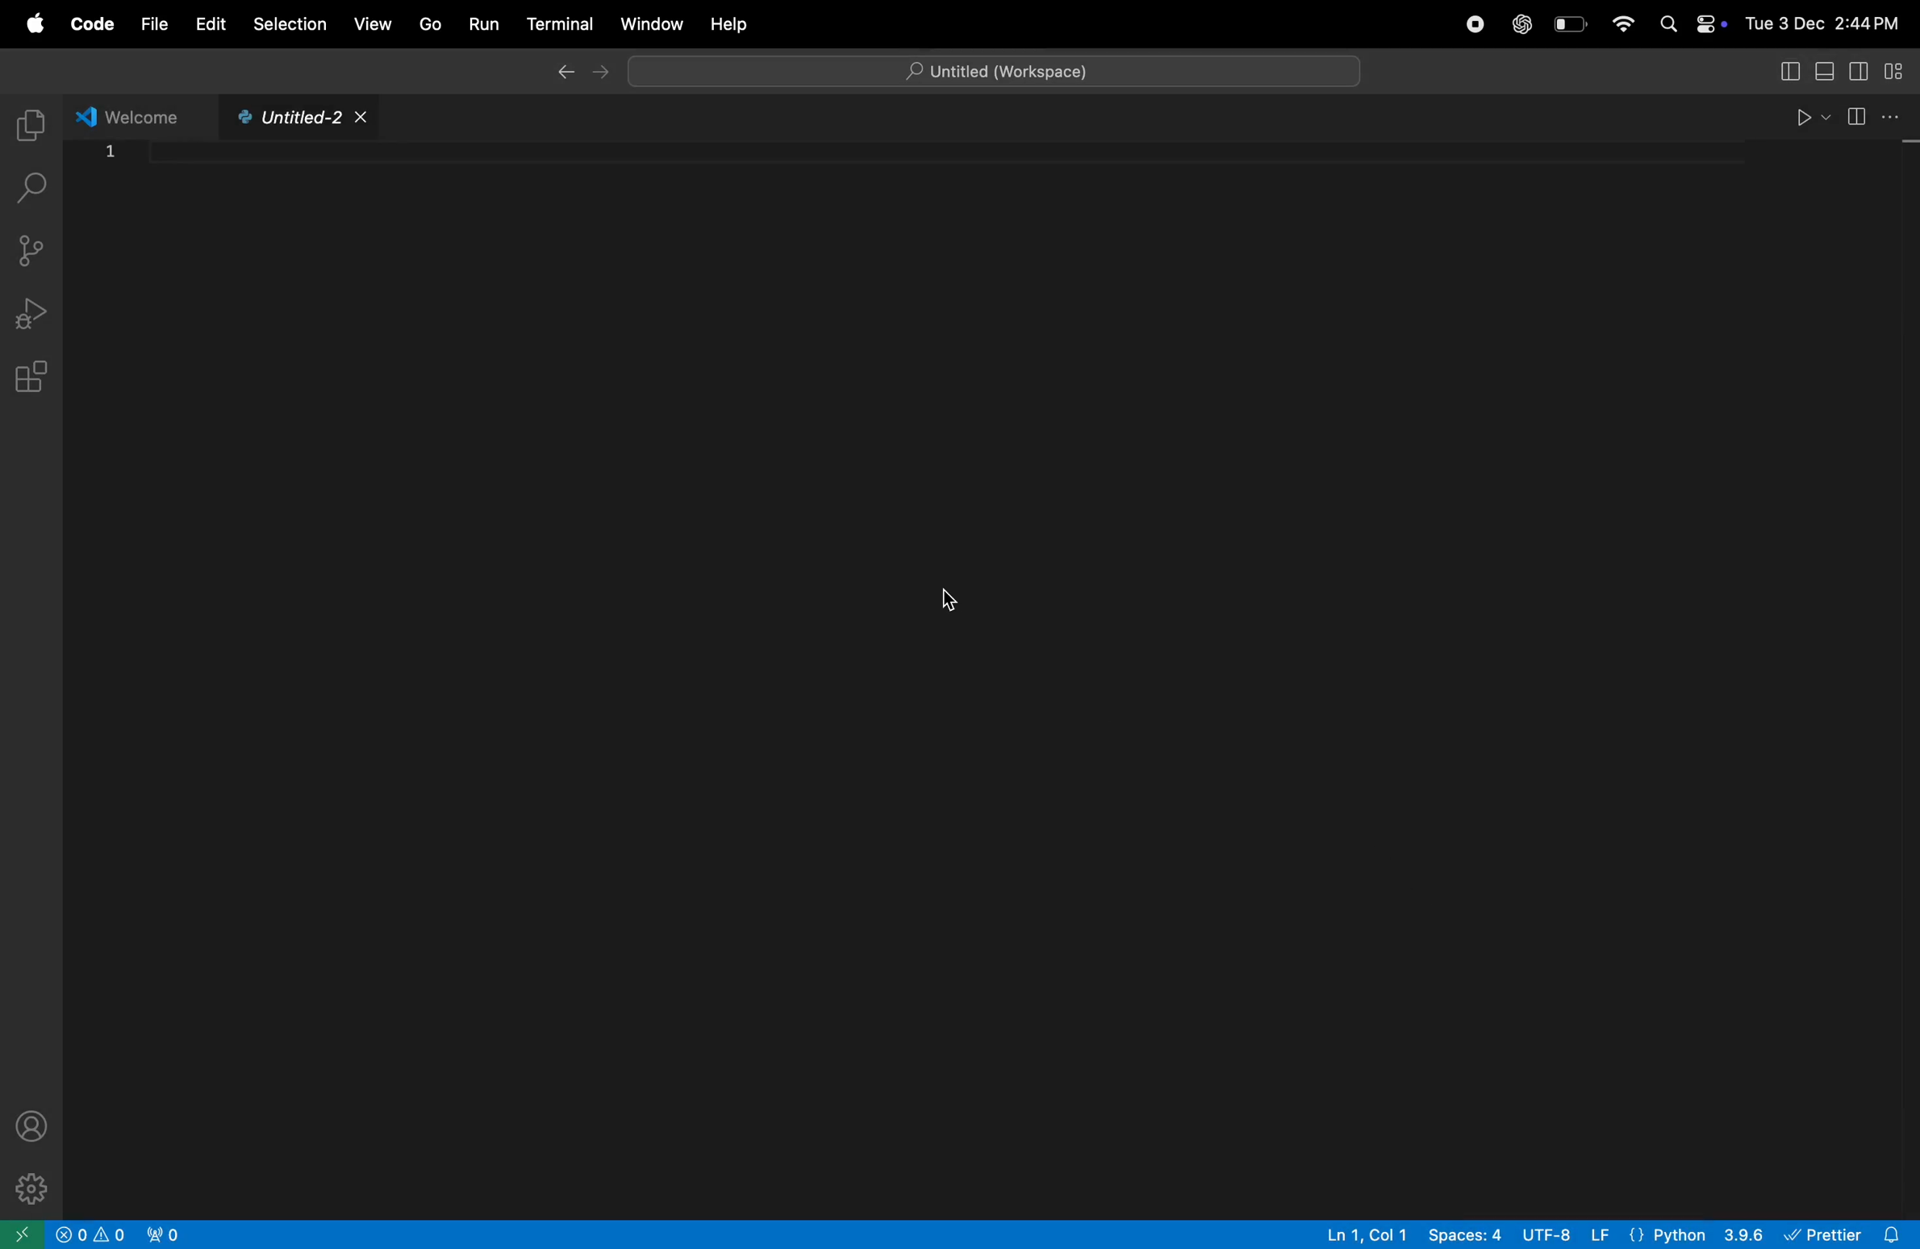 The image size is (1920, 1249). I want to click on utf 8, so click(1569, 1235).